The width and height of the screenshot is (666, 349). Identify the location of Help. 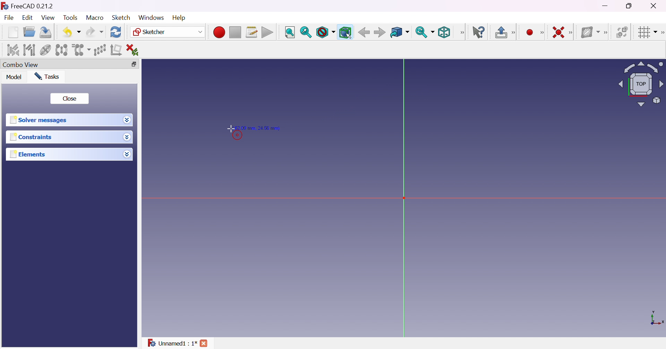
(180, 18).